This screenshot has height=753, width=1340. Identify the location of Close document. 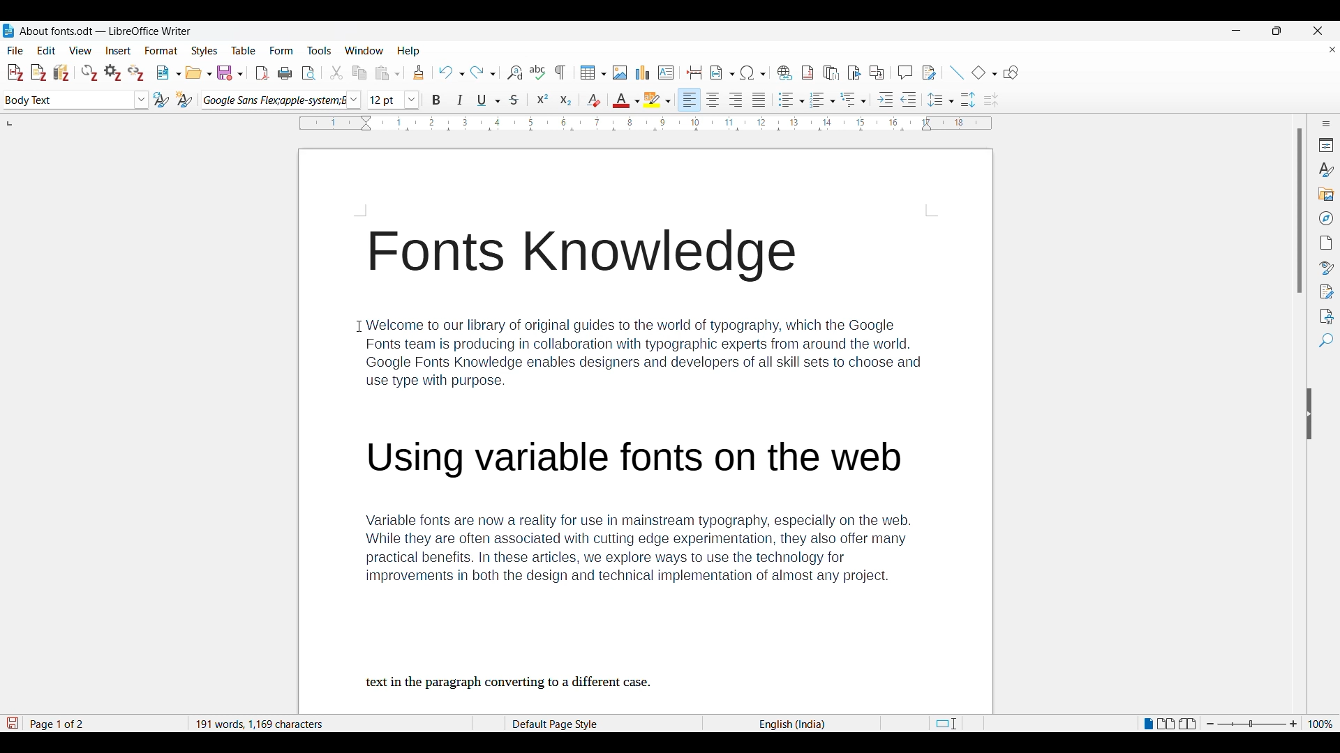
(1333, 50).